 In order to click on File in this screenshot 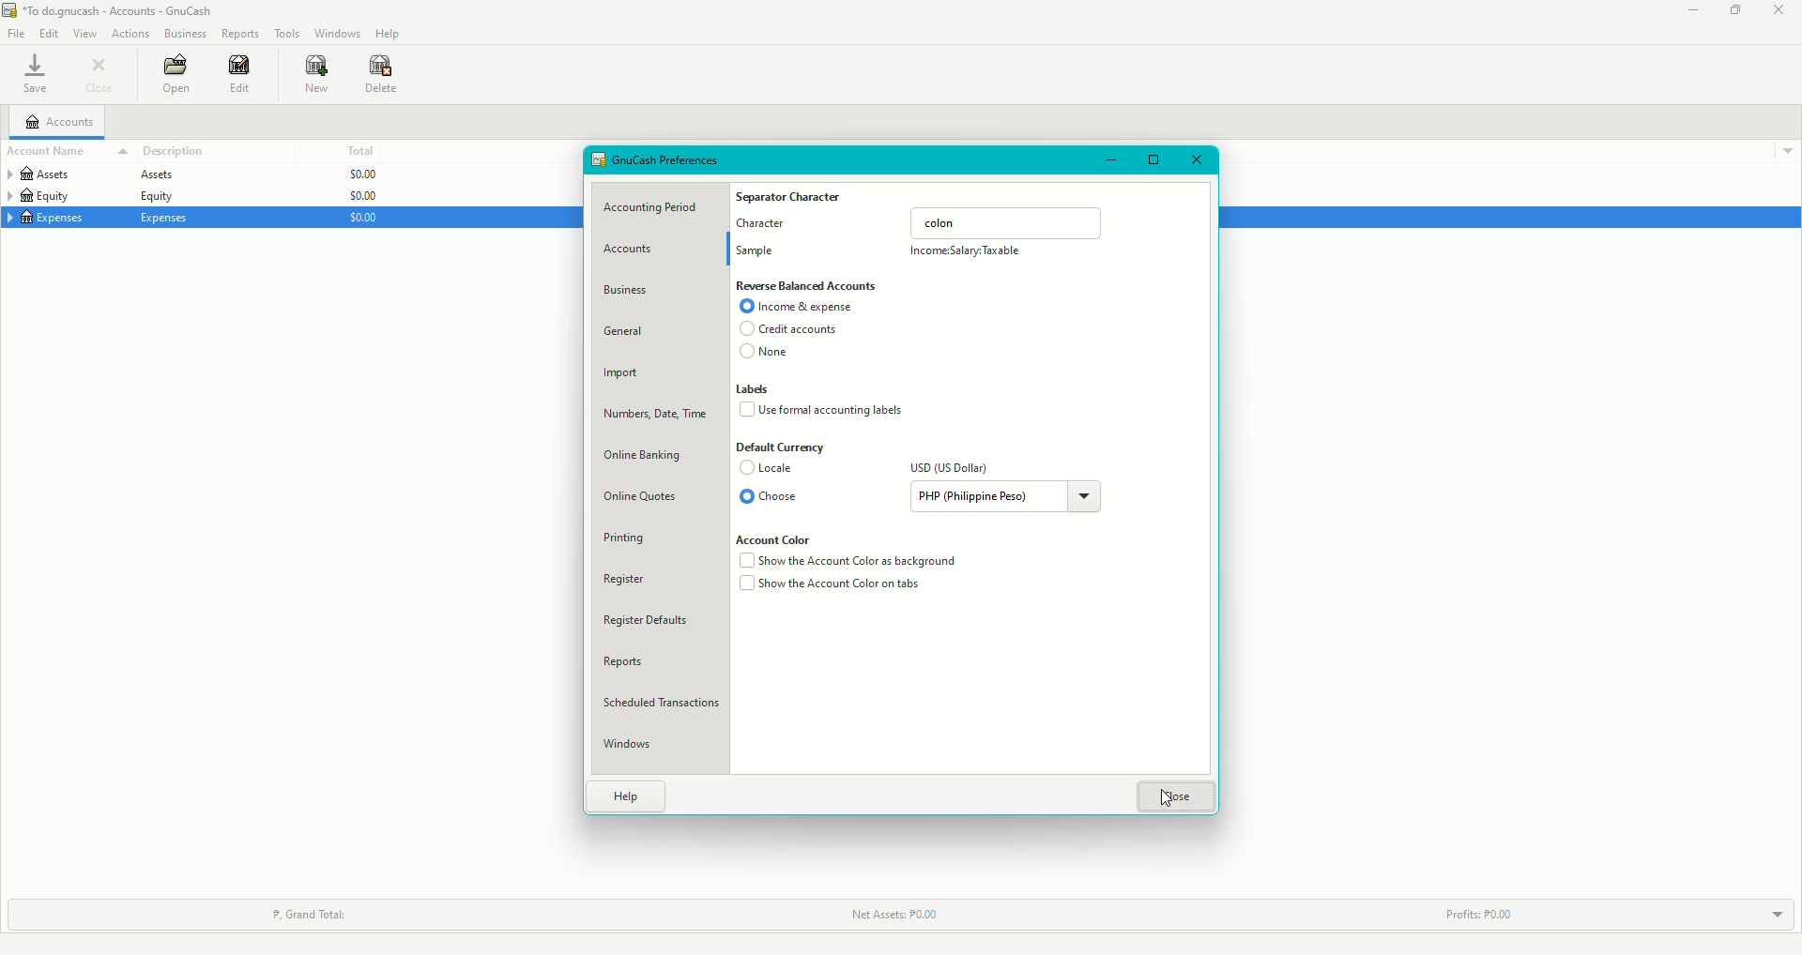, I will do `click(15, 32)`.